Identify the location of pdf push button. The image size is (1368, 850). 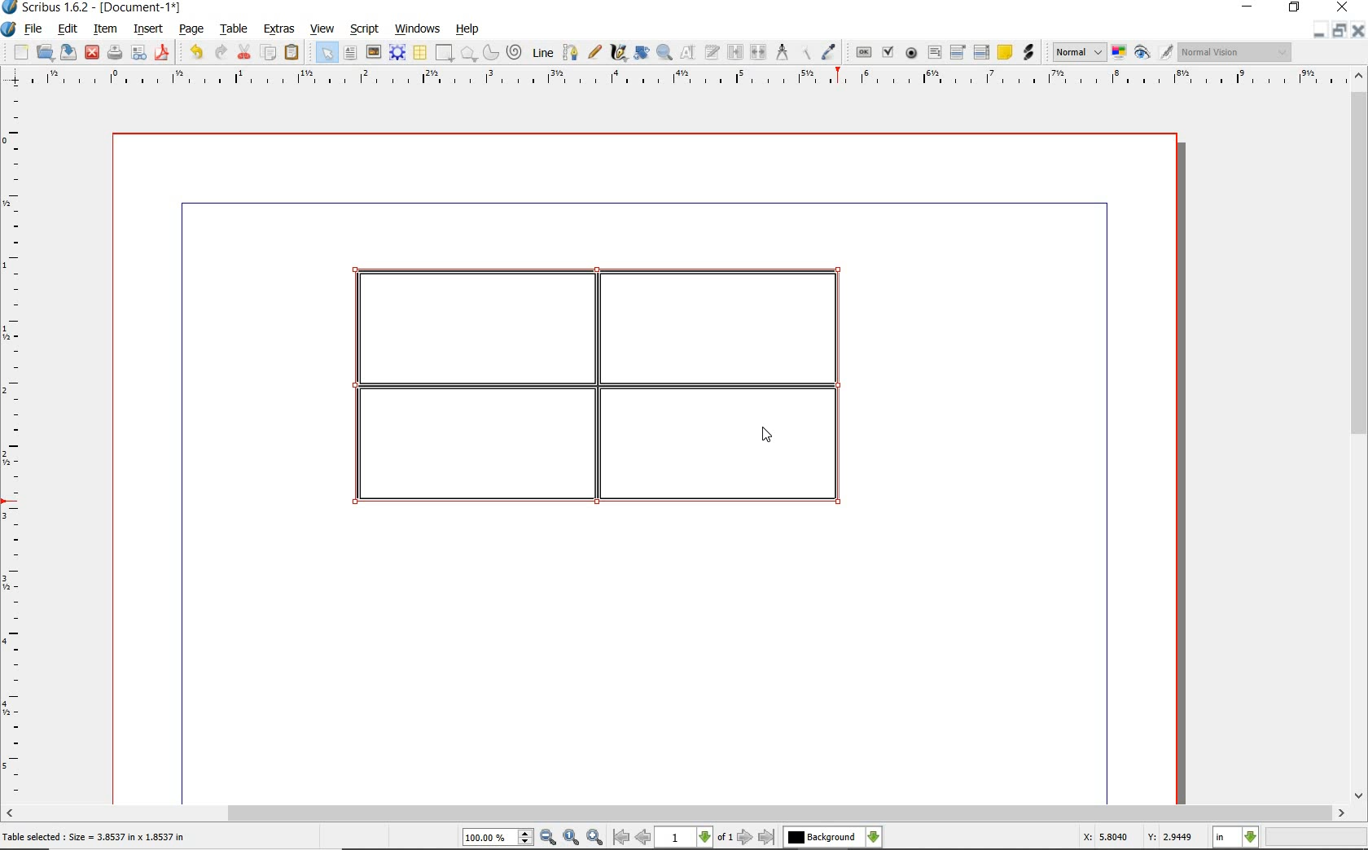
(864, 51).